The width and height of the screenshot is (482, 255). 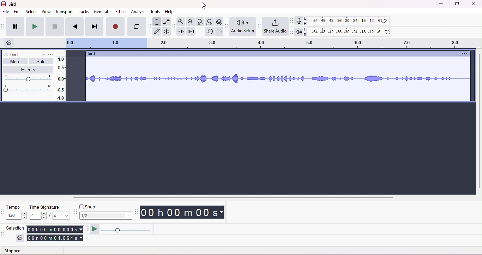 What do you see at coordinates (166, 21) in the screenshot?
I see `envelop` at bounding box center [166, 21].